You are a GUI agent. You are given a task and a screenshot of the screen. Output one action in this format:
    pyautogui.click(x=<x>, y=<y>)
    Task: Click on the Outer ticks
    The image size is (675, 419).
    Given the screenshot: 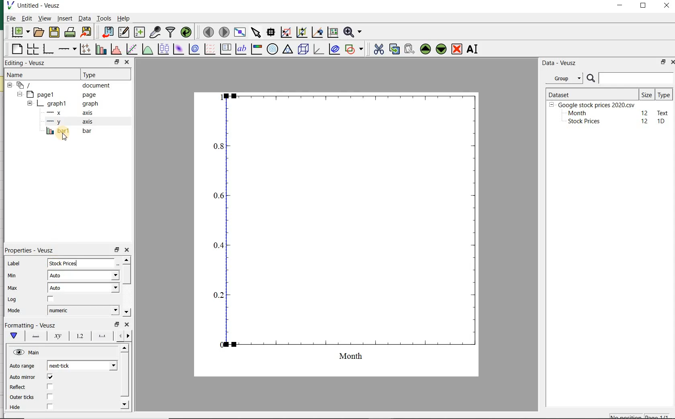 What is the action you would take?
    pyautogui.click(x=22, y=397)
    